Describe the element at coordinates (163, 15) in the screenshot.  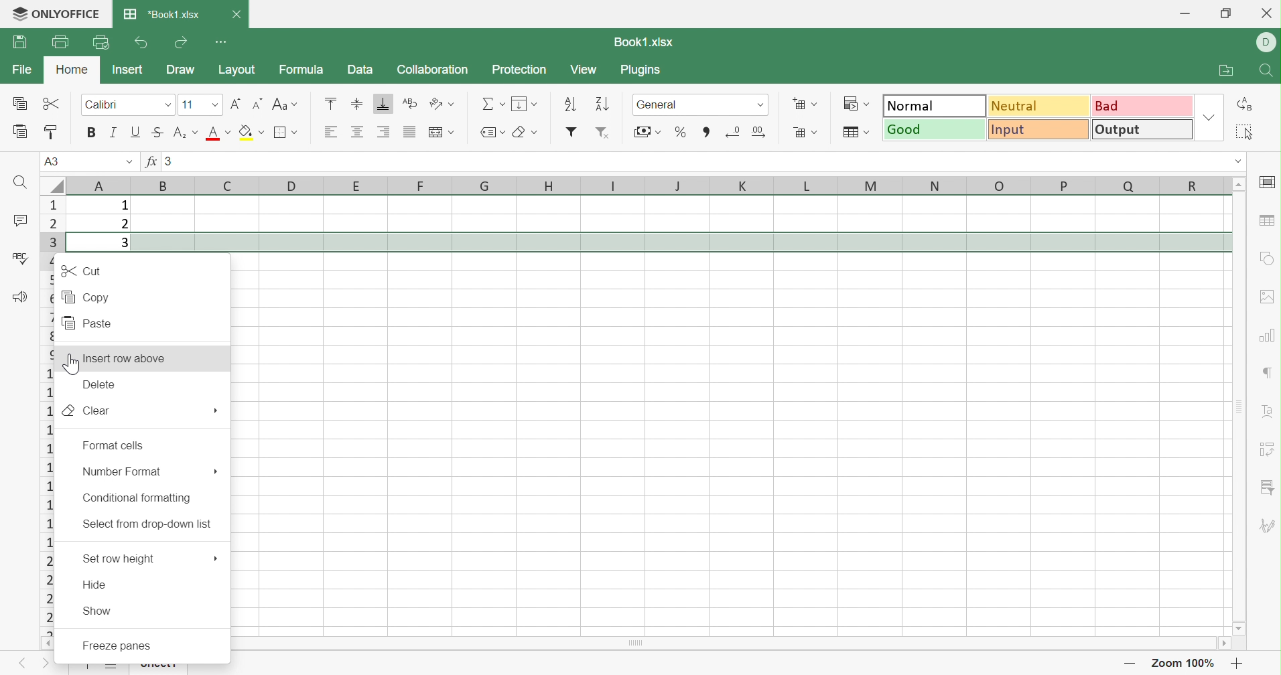
I see `*Book1.xlsx` at that location.